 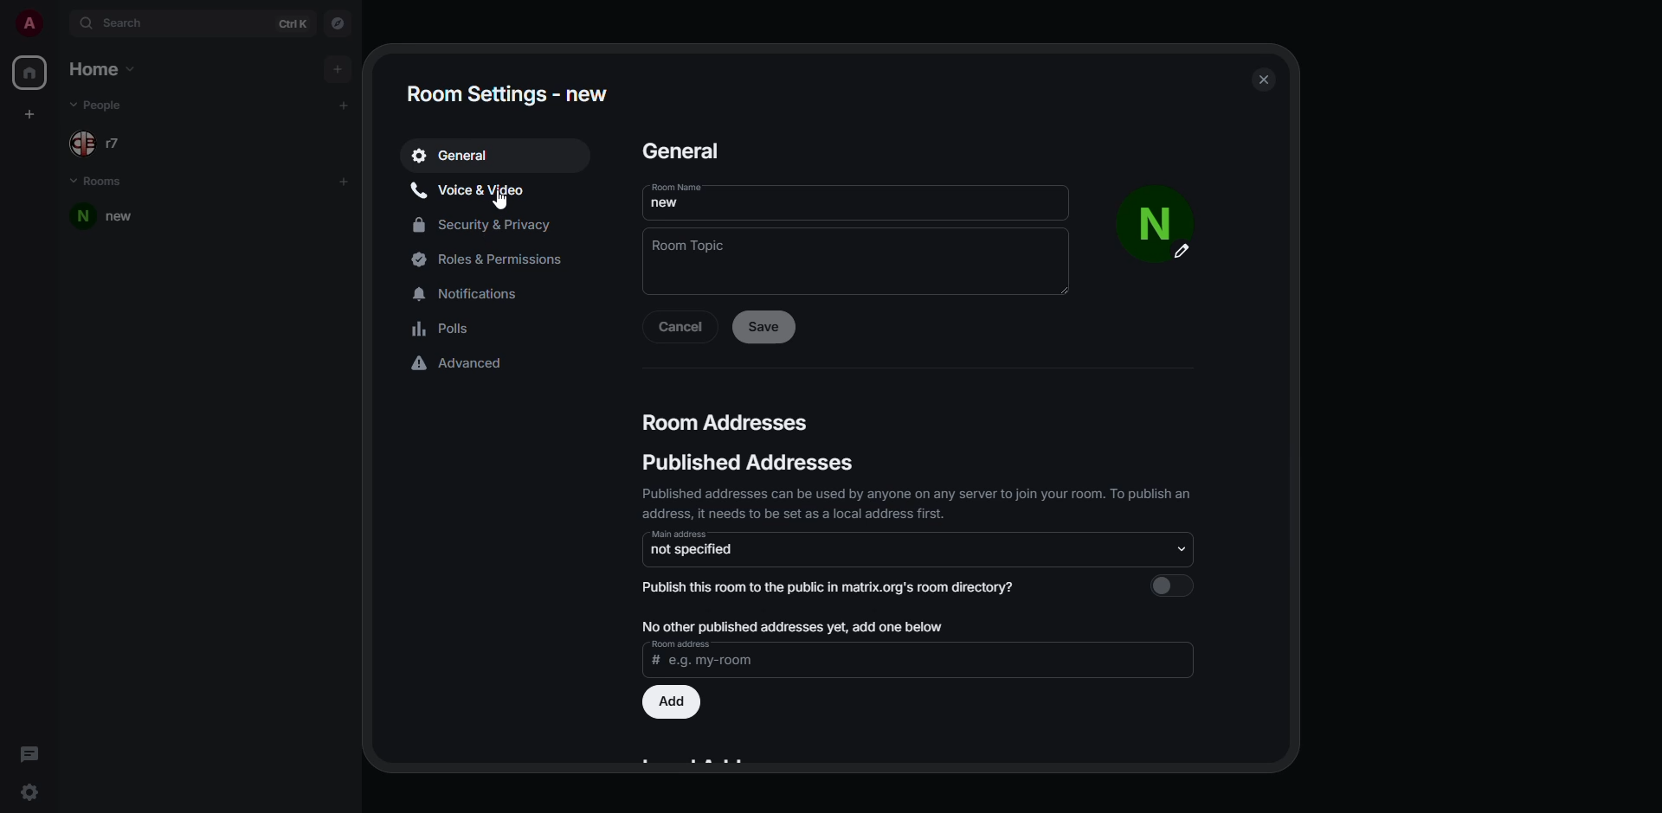 What do you see at coordinates (335, 68) in the screenshot?
I see `add` at bounding box center [335, 68].